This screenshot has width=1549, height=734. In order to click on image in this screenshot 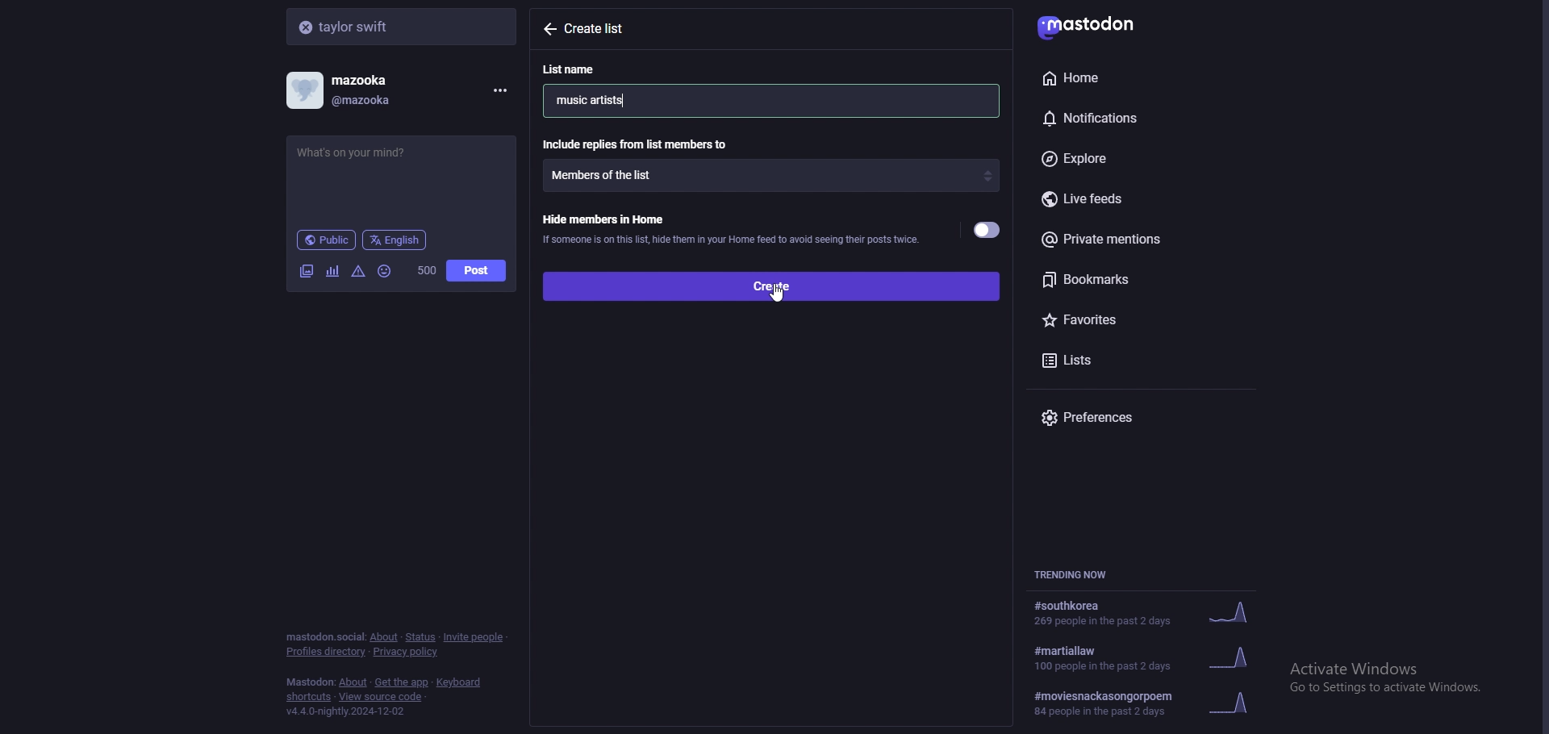, I will do `click(306, 271)`.